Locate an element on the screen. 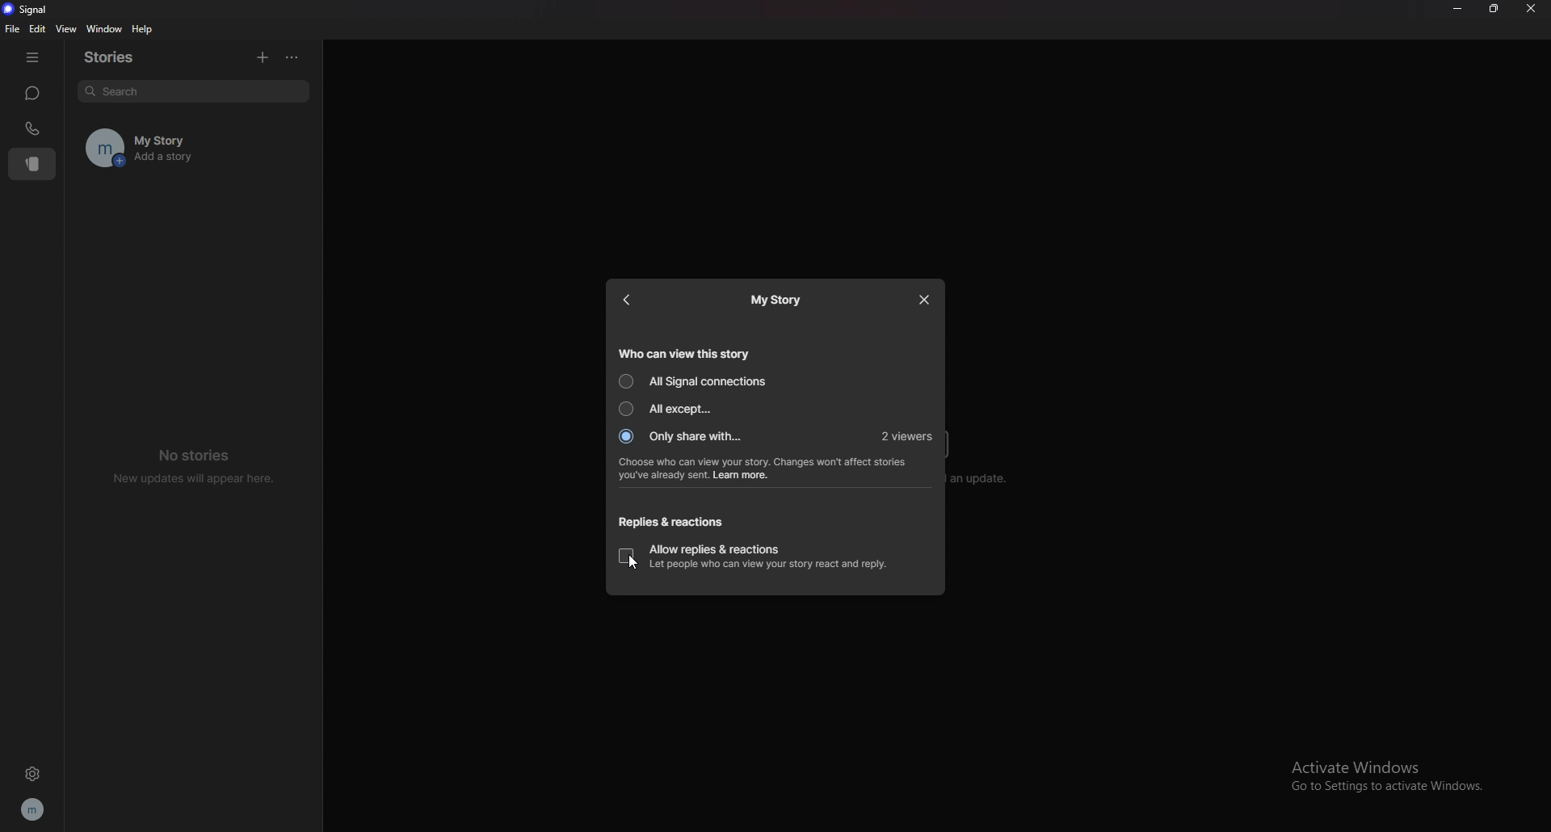  all except is located at coordinates (671, 409).